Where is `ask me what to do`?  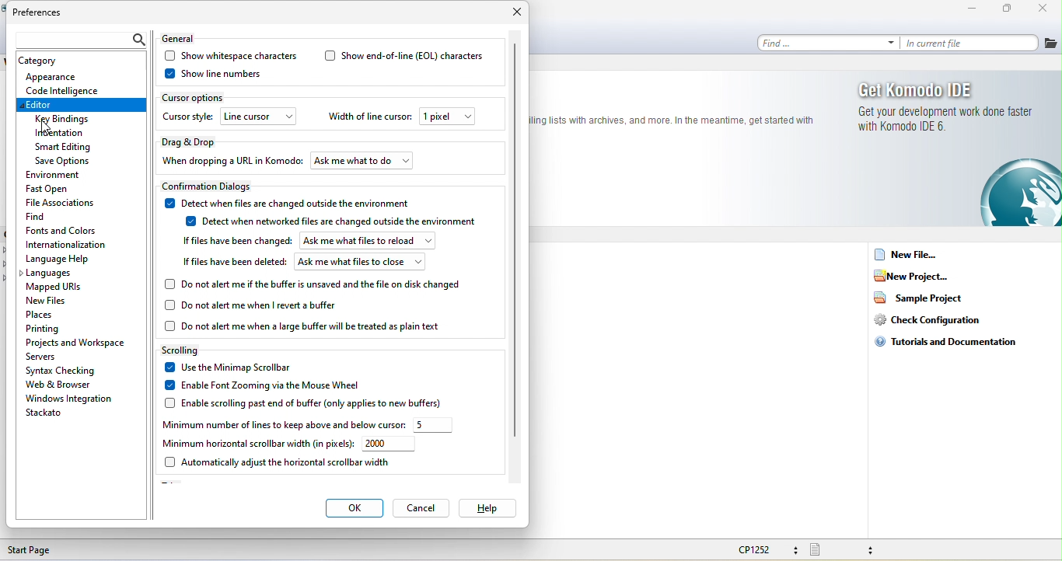 ask me what to do is located at coordinates (363, 159).